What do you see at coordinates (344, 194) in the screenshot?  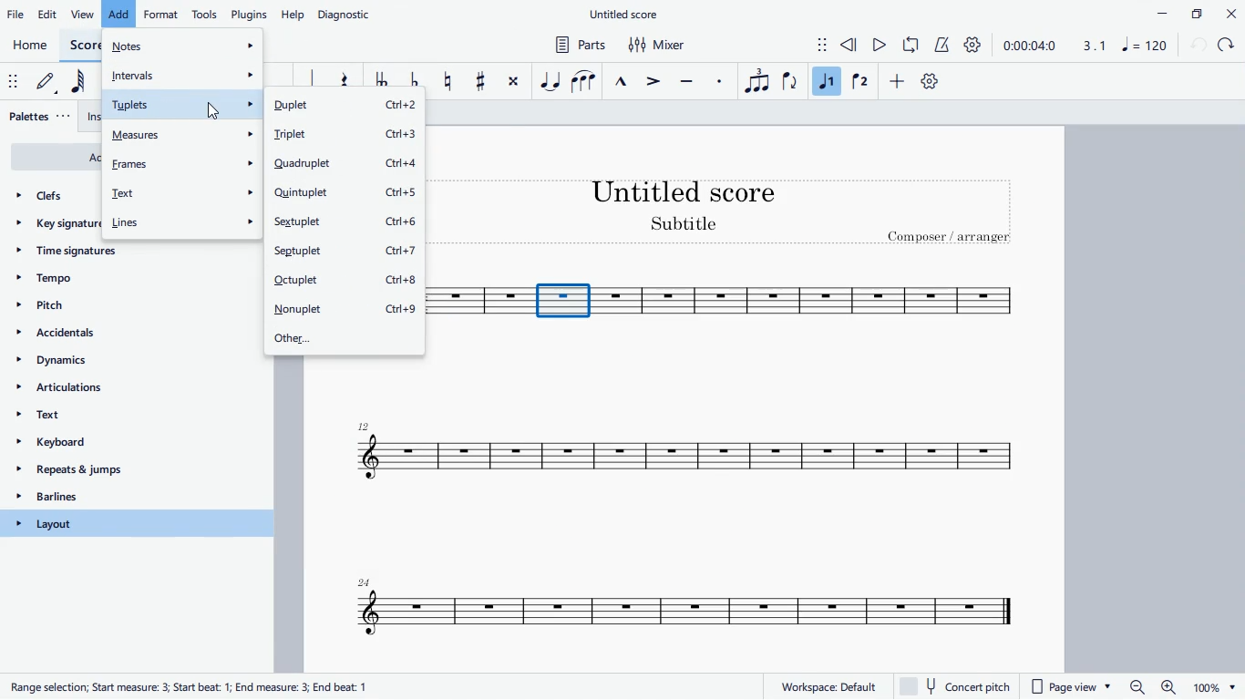 I see `quintuplet` at bounding box center [344, 194].